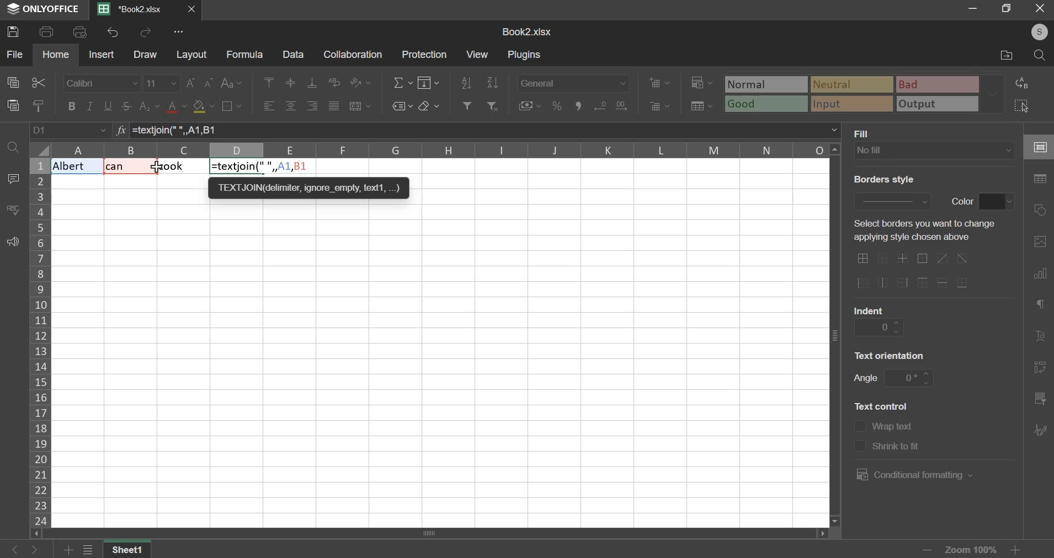 The height and width of the screenshot is (558, 1054). I want to click on close, so click(194, 10).